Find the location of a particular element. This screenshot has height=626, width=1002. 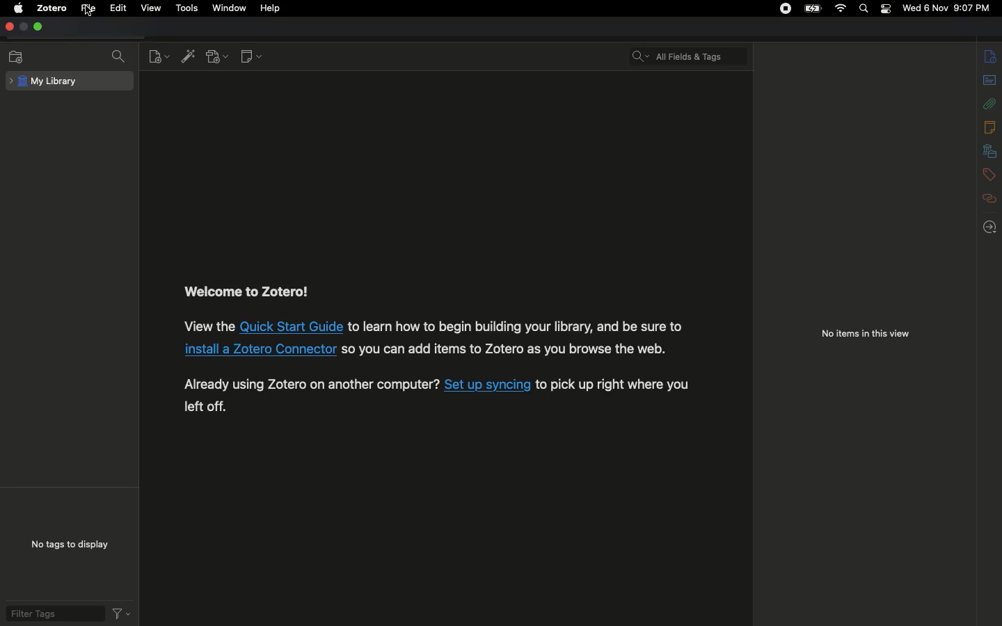

Tools is located at coordinates (189, 9).